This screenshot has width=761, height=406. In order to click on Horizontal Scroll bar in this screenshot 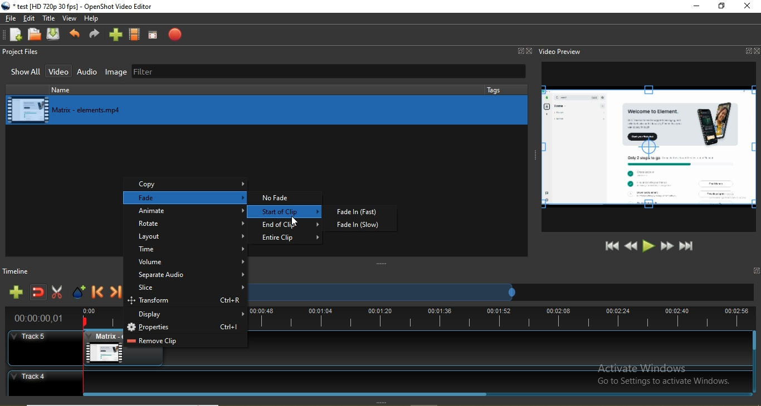, I will do `click(290, 396)`.